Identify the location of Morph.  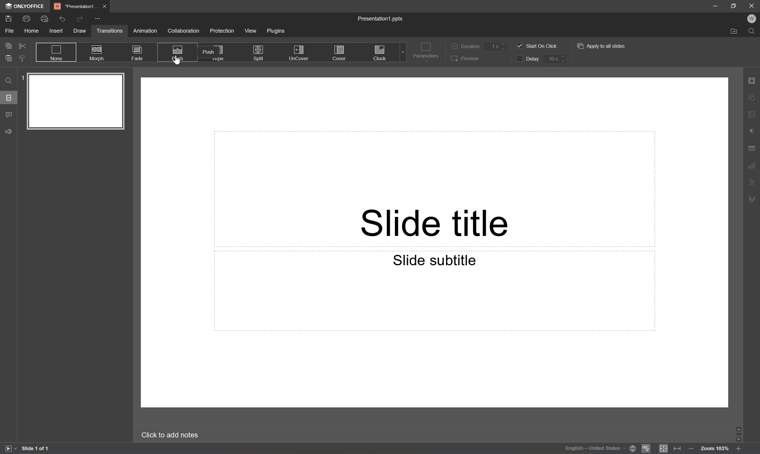
(96, 53).